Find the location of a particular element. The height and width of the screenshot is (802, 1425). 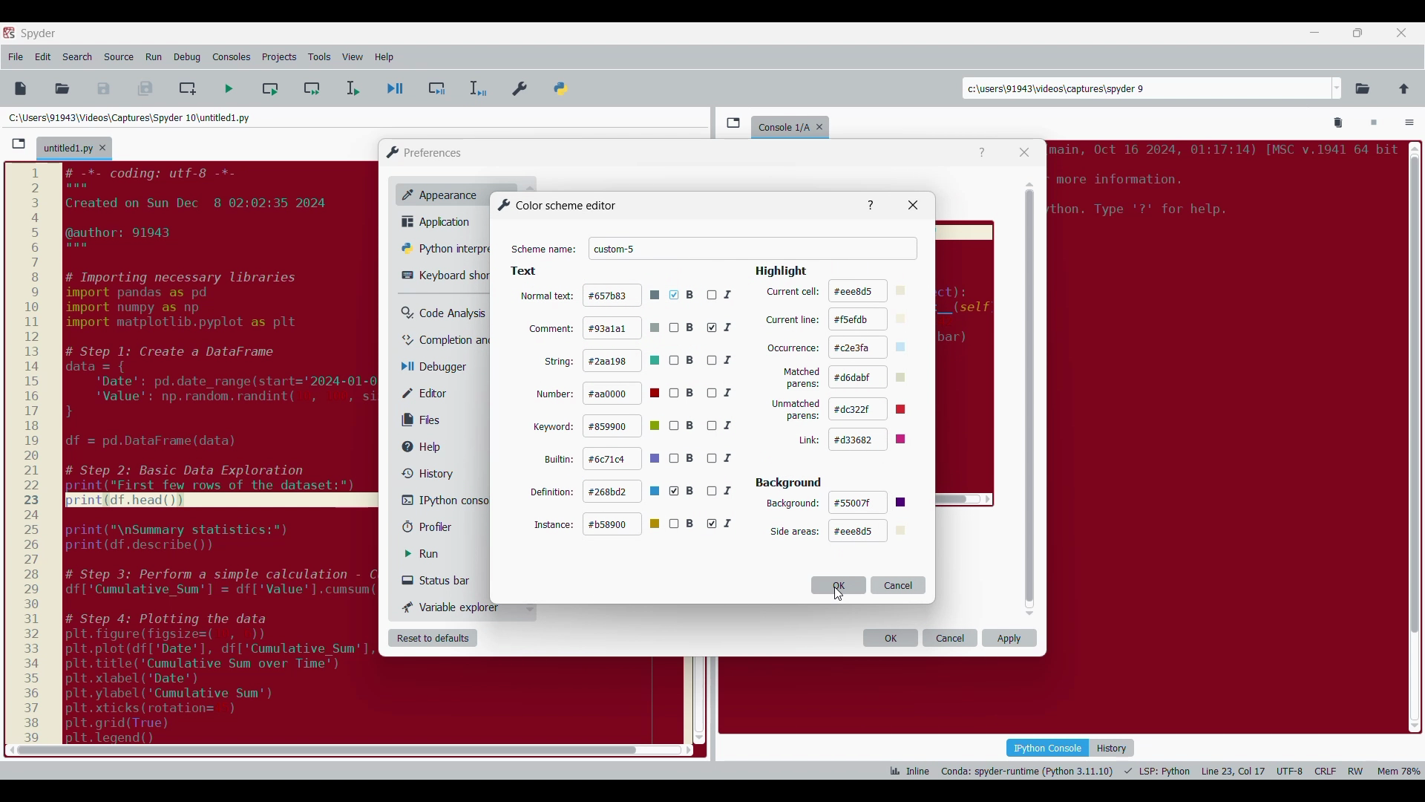

#b58900 is located at coordinates (623, 524).